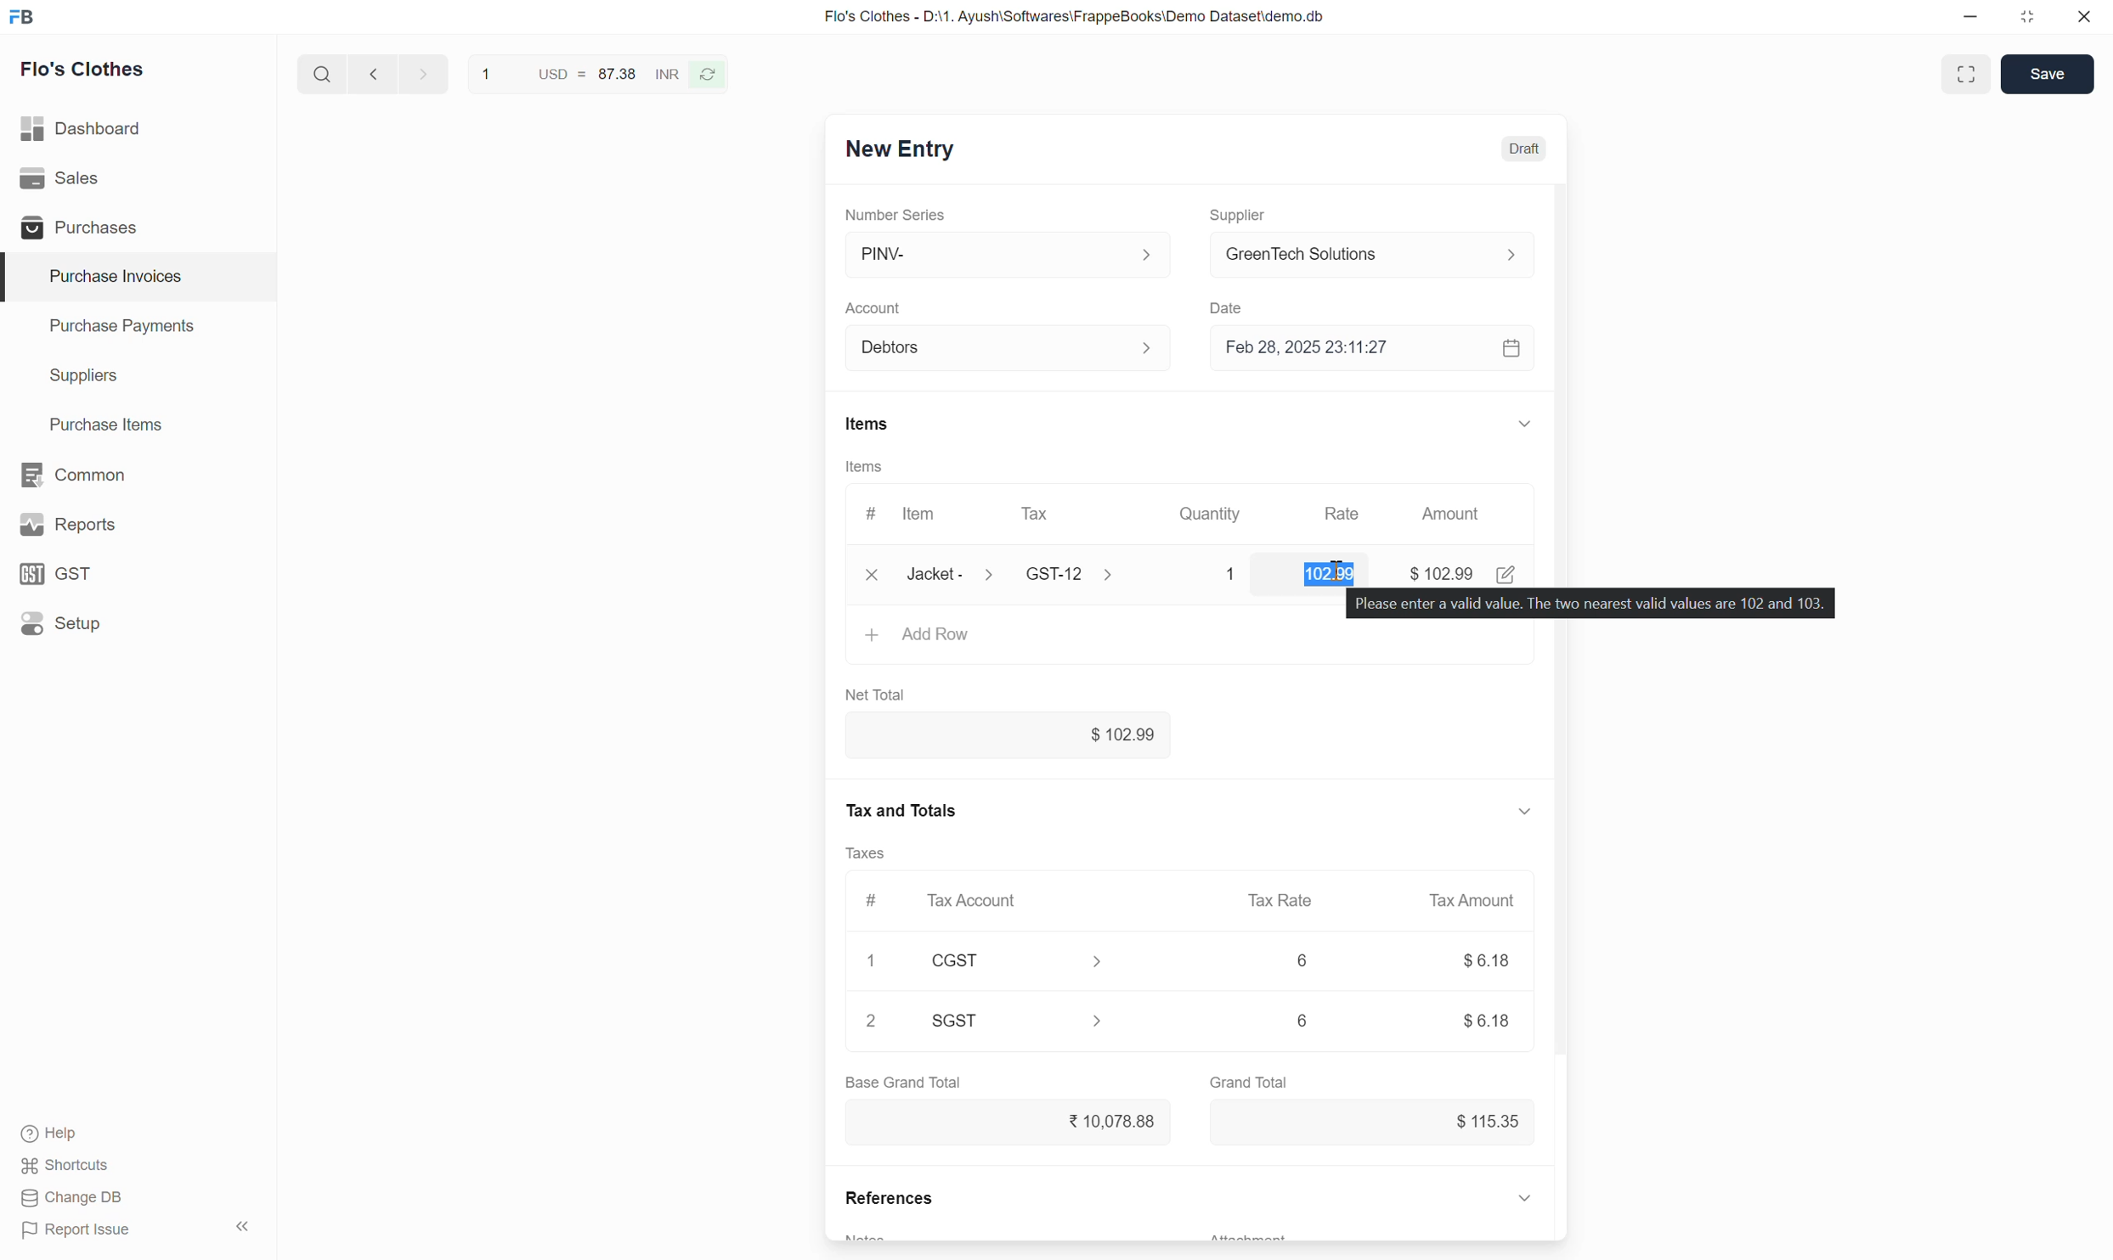  I want to click on Report Issue, so click(76, 1230).